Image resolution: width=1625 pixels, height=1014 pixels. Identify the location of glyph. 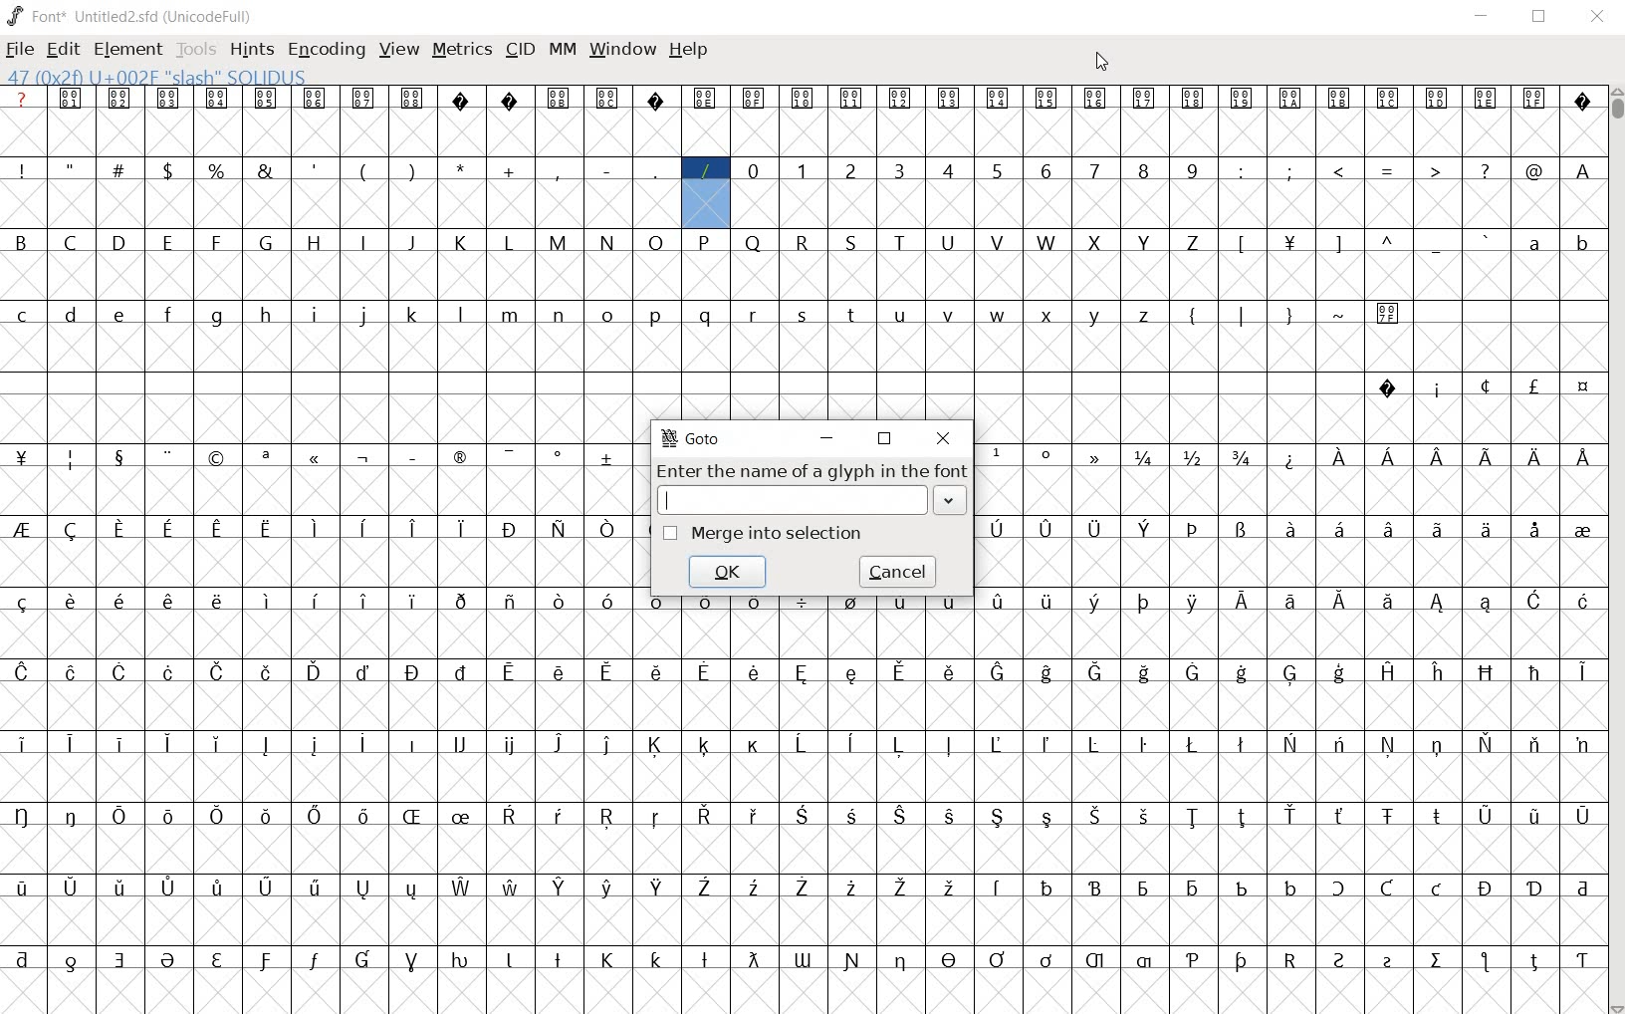
(558, 816).